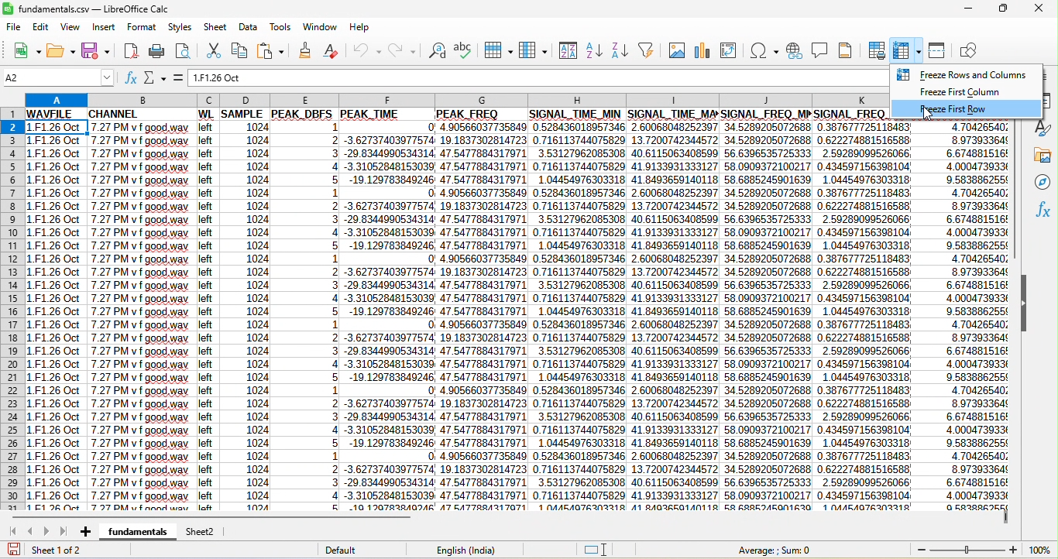 Image resolution: width=1058 pixels, height=559 pixels. Describe the element at coordinates (91, 7) in the screenshot. I see `fundamental csv -libreoffice calc` at that location.